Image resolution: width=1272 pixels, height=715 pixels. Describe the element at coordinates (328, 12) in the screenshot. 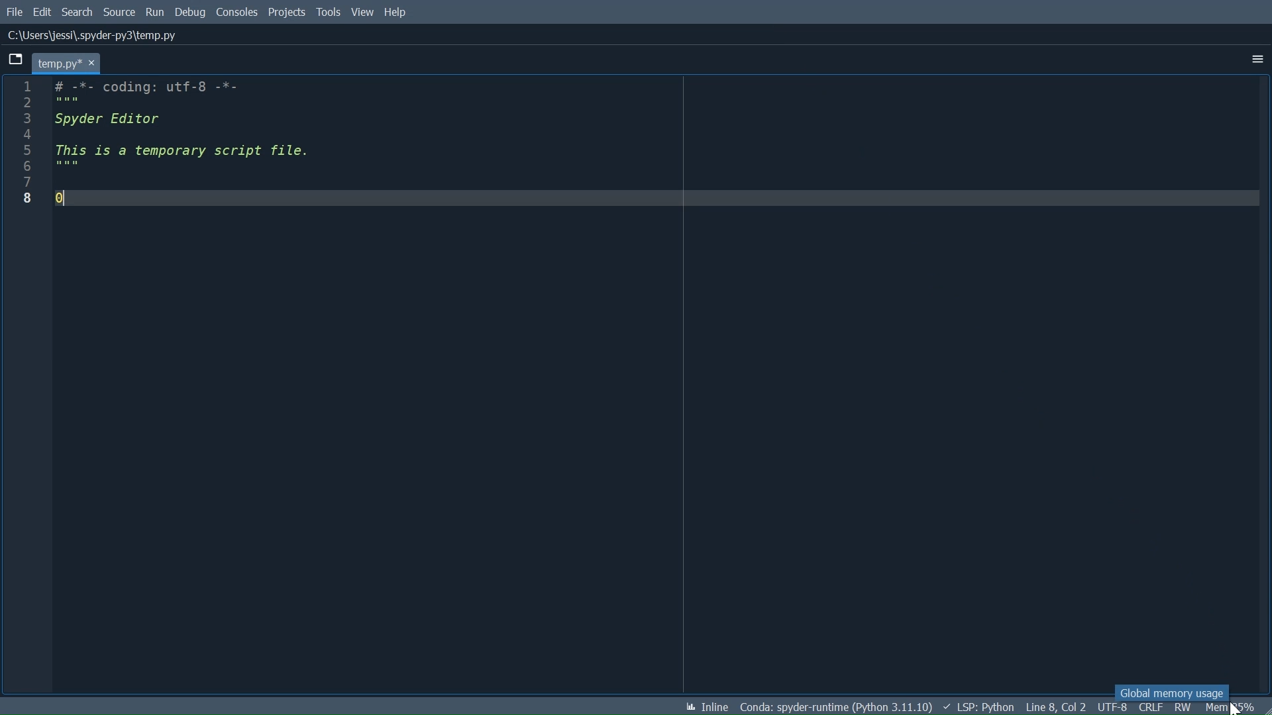

I see `Tools` at that location.